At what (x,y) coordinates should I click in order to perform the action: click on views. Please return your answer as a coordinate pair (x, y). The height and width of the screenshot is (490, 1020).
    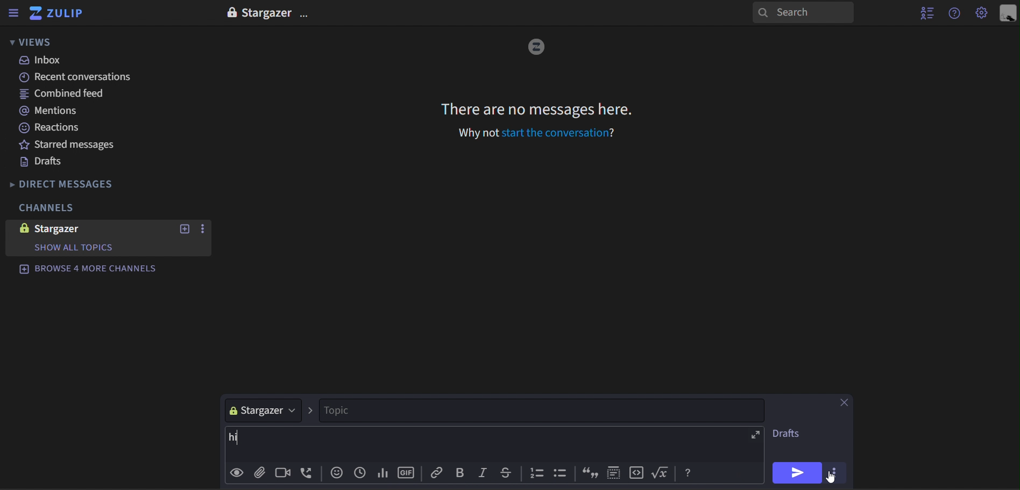
    Looking at the image, I should click on (39, 42).